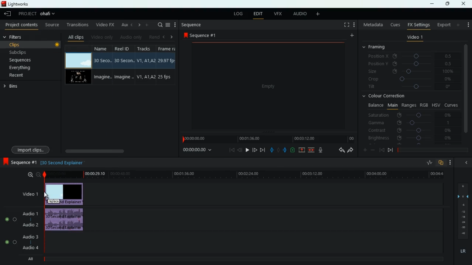 This screenshot has height=265, width=472. What do you see at coordinates (372, 25) in the screenshot?
I see `metadata` at bounding box center [372, 25].